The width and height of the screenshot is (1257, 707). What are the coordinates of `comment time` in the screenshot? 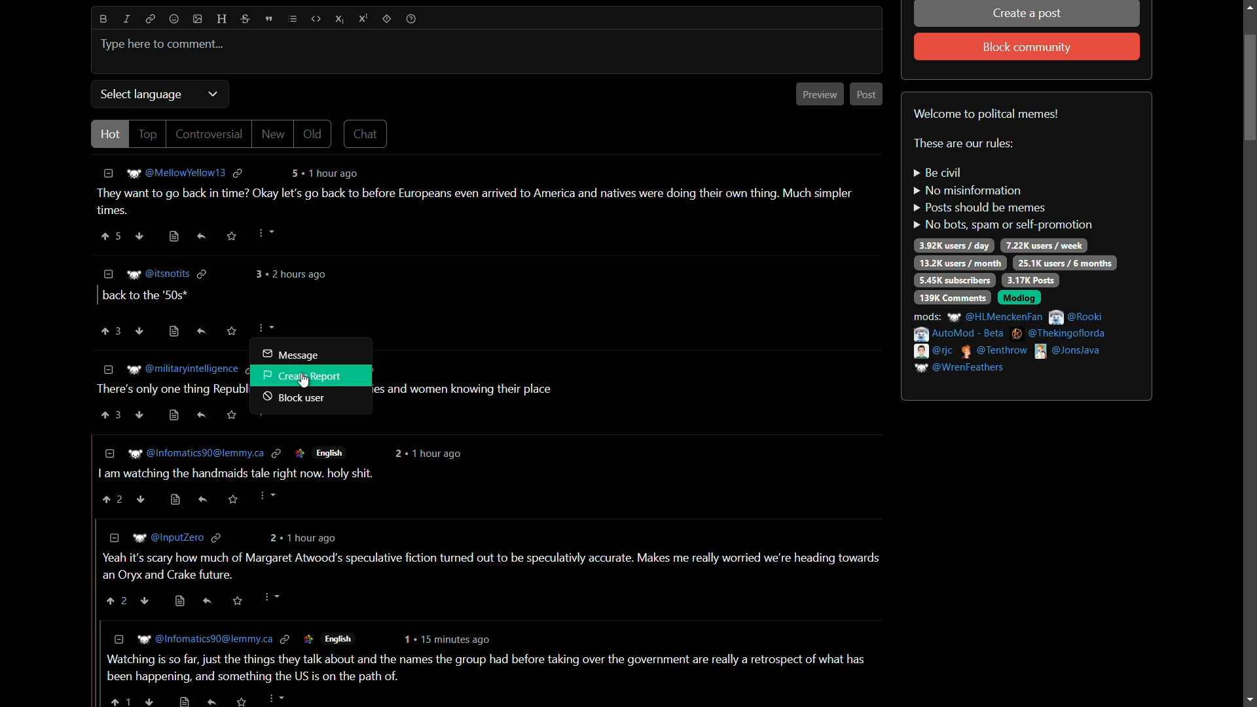 It's located at (293, 274).